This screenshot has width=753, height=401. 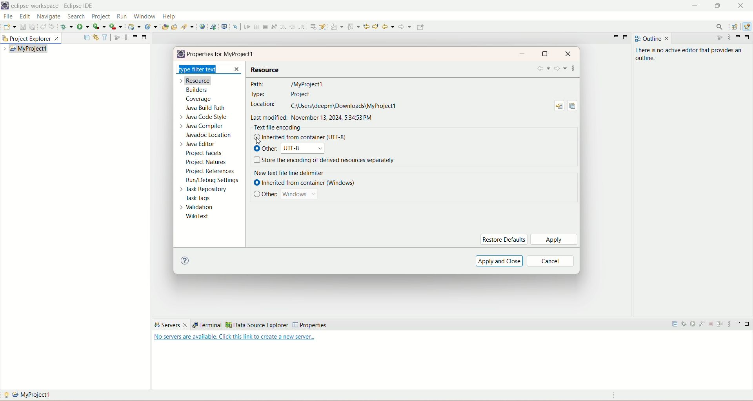 What do you see at coordinates (271, 194) in the screenshot?
I see `other` at bounding box center [271, 194].